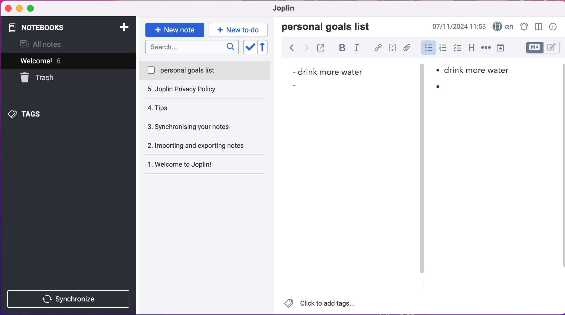 This screenshot has height=315, width=565. Describe the element at coordinates (249, 47) in the screenshot. I see `toggle sort order field` at that location.